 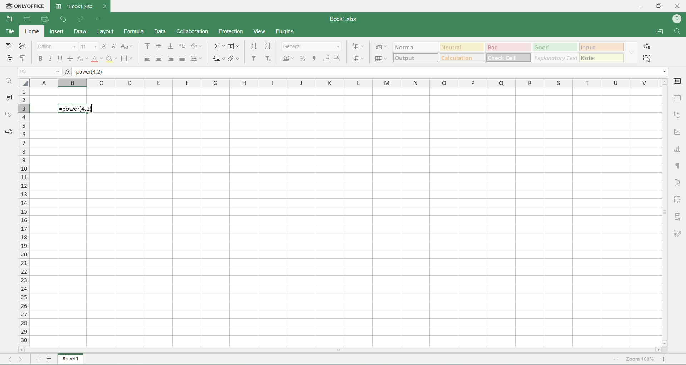 I want to click on subscript, so click(x=83, y=59).